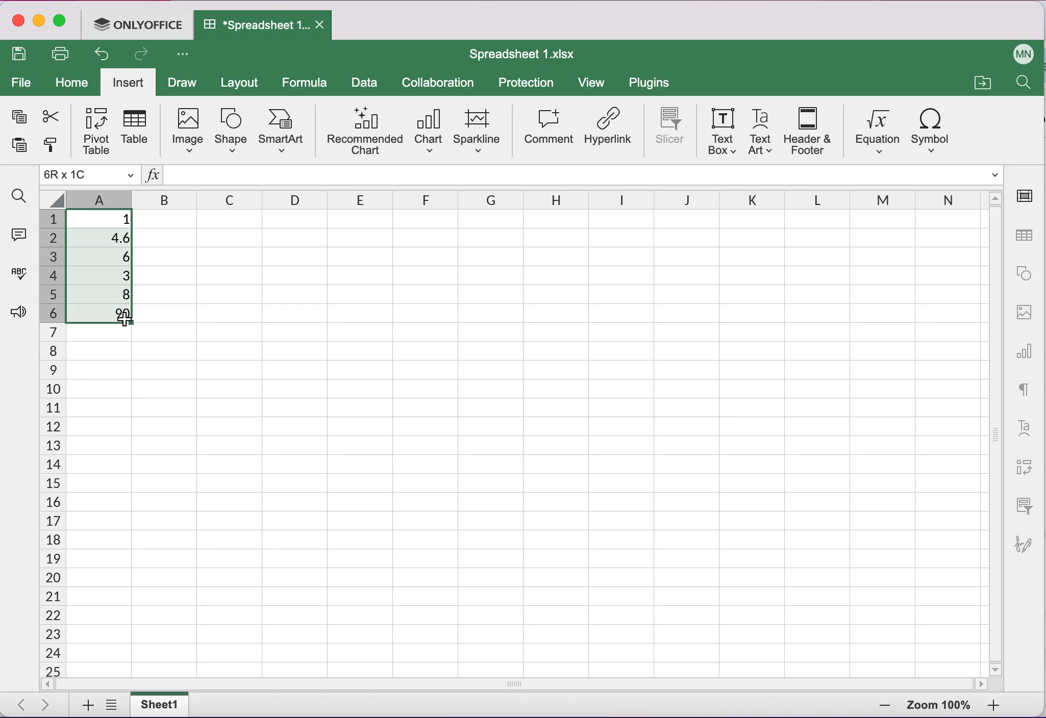 The image size is (1046, 718). What do you see at coordinates (49, 116) in the screenshot?
I see `cut` at bounding box center [49, 116].